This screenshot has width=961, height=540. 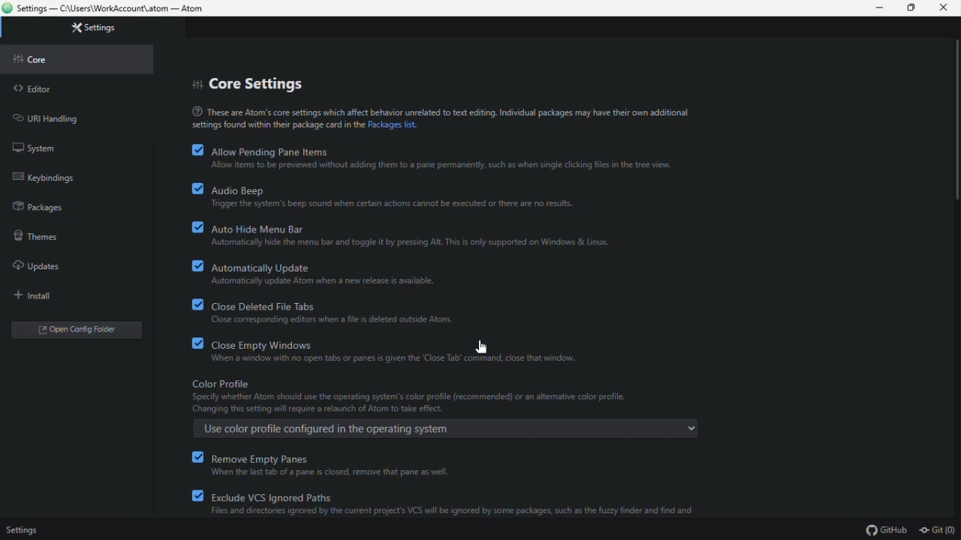 I want to click on Close empty Windows, so click(x=459, y=352).